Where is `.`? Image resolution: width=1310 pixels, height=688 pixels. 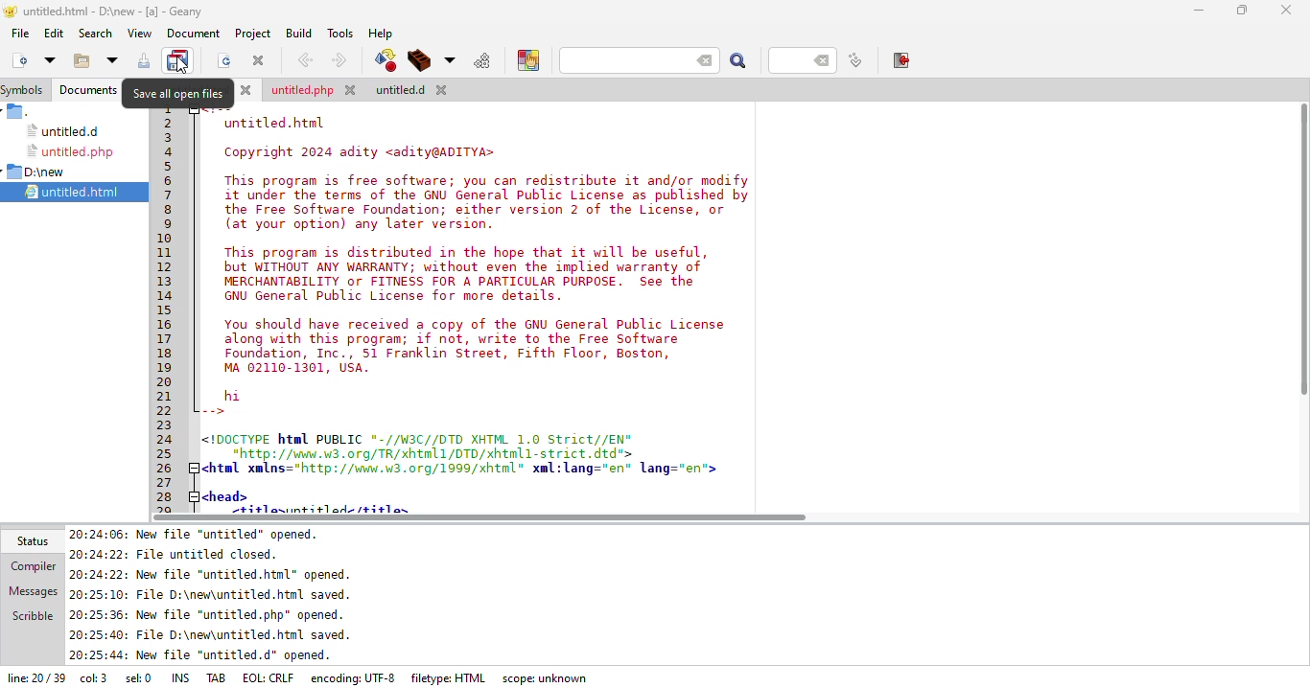
. is located at coordinates (18, 110).